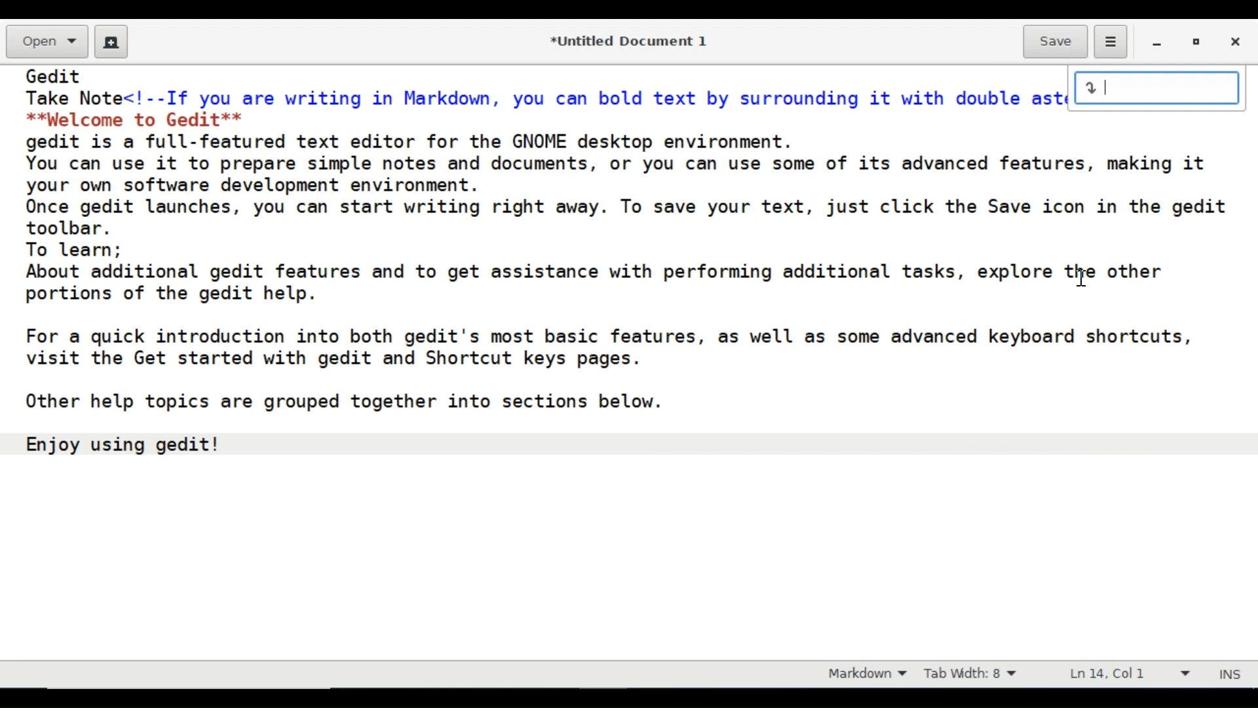 The width and height of the screenshot is (1258, 708). I want to click on Open, so click(46, 42).